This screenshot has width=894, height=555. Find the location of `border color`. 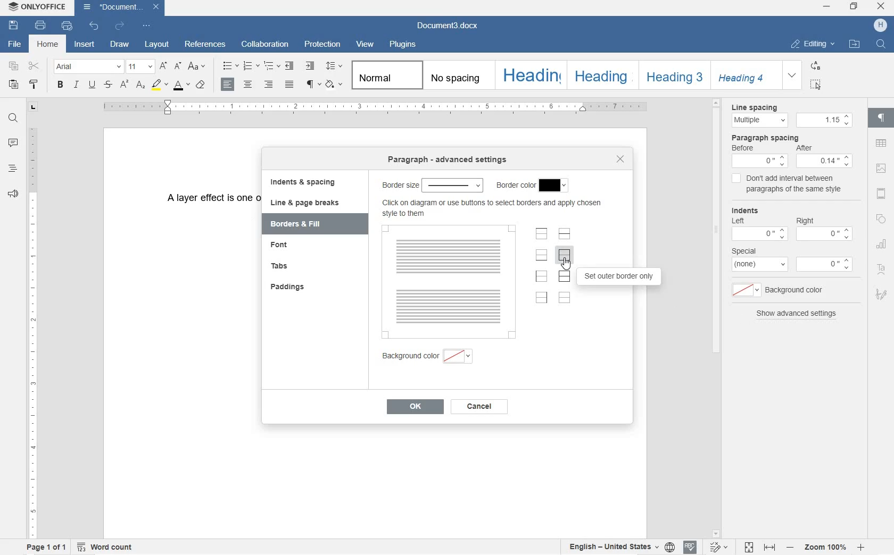

border color is located at coordinates (533, 184).